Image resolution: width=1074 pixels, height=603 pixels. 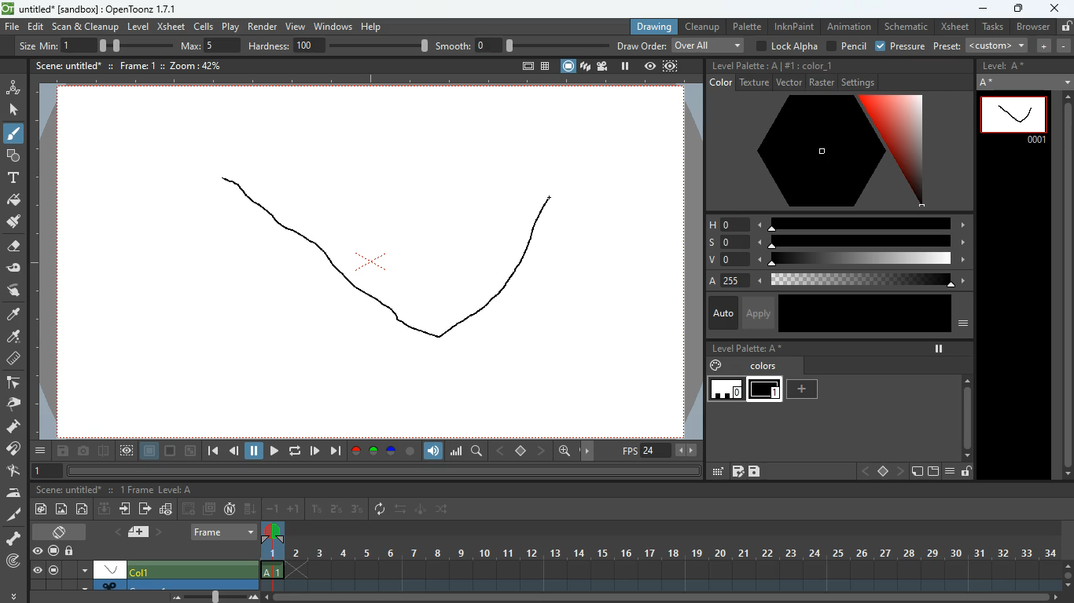 I want to click on level palette, so click(x=747, y=348).